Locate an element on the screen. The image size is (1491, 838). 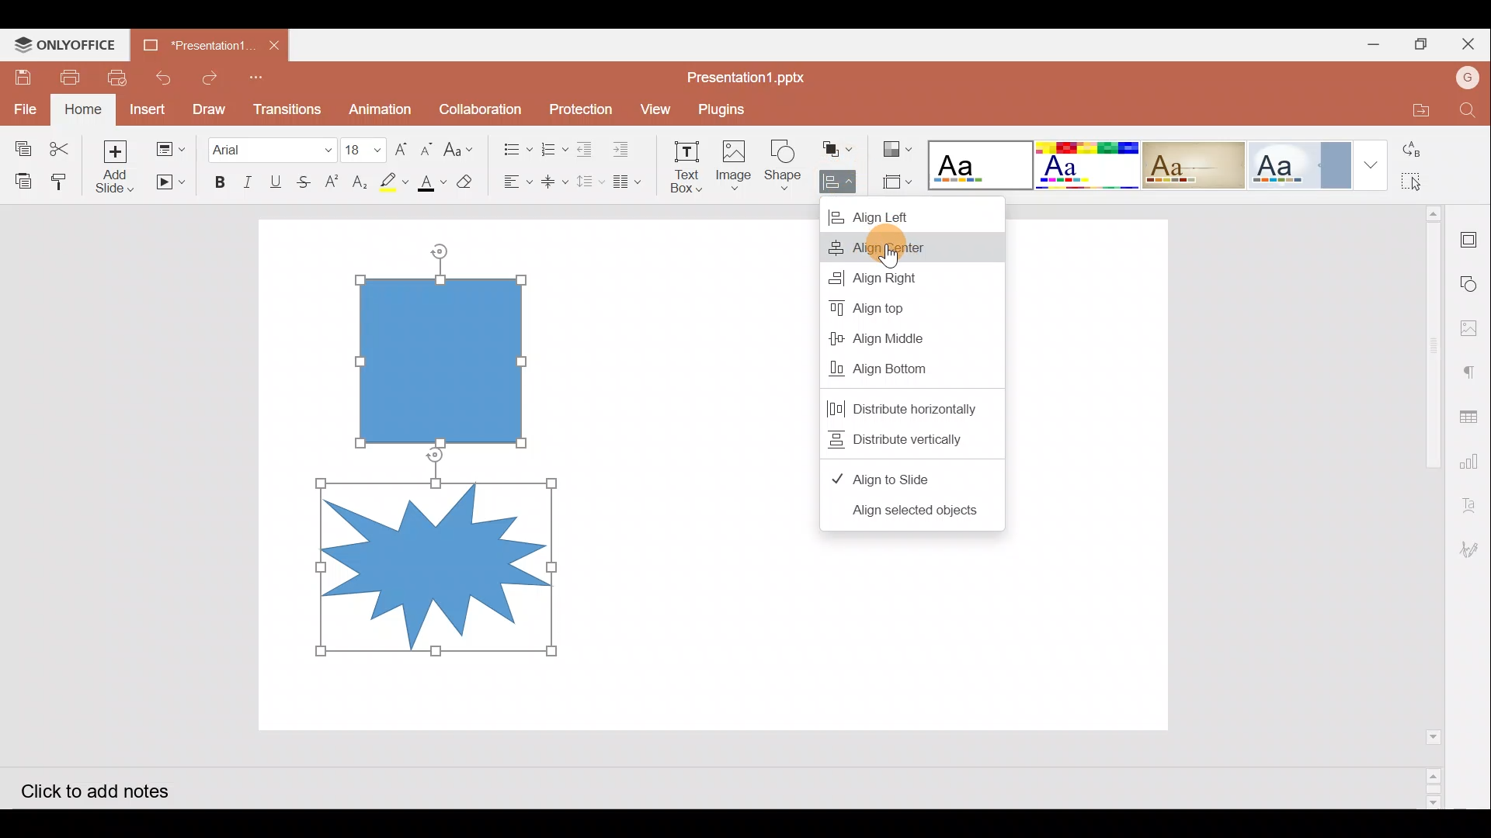
Account name is located at coordinates (1468, 80).